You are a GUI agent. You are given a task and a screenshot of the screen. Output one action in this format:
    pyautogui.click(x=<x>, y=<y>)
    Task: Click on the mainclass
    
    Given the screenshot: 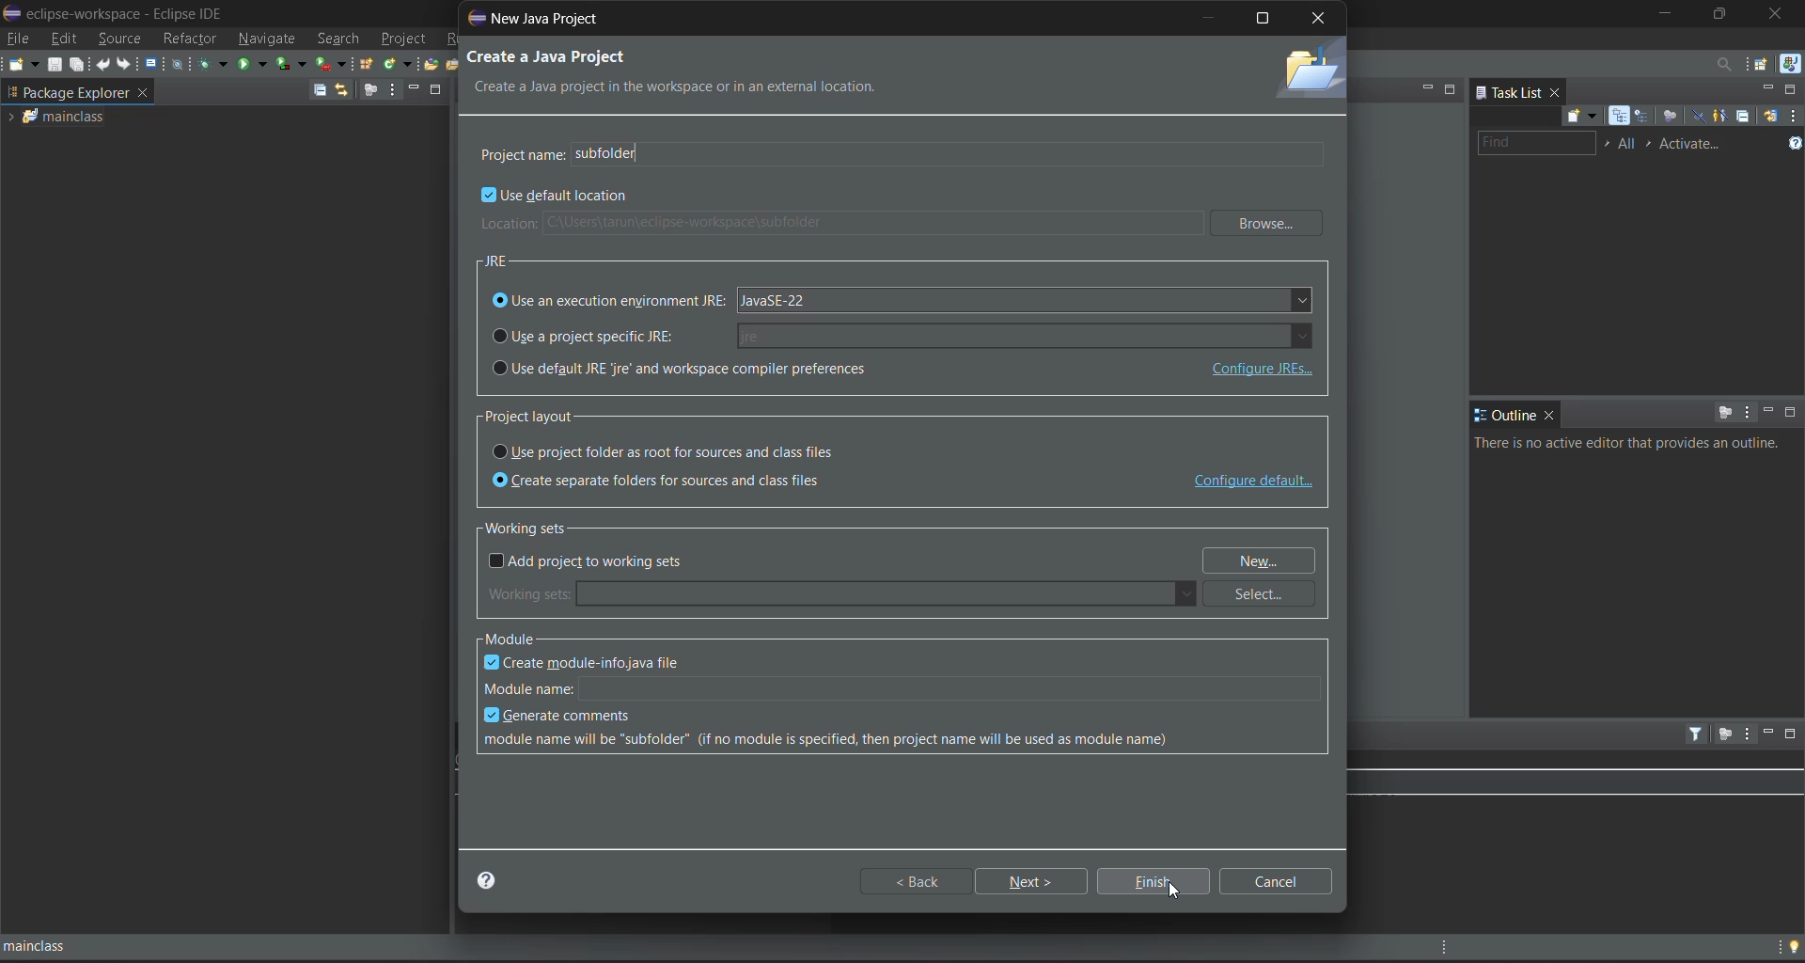 What is the action you would take?
    pyautogui.click(x=56, y=946)
    